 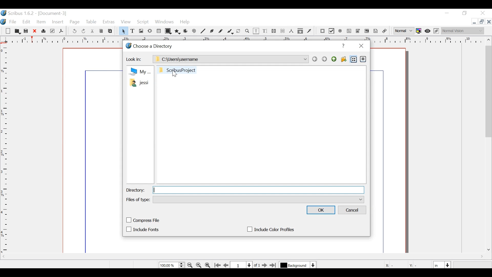 What do you see at coordinates (230, 59) in the screenshot?
I see `Path` at bounding box center [230, 59].